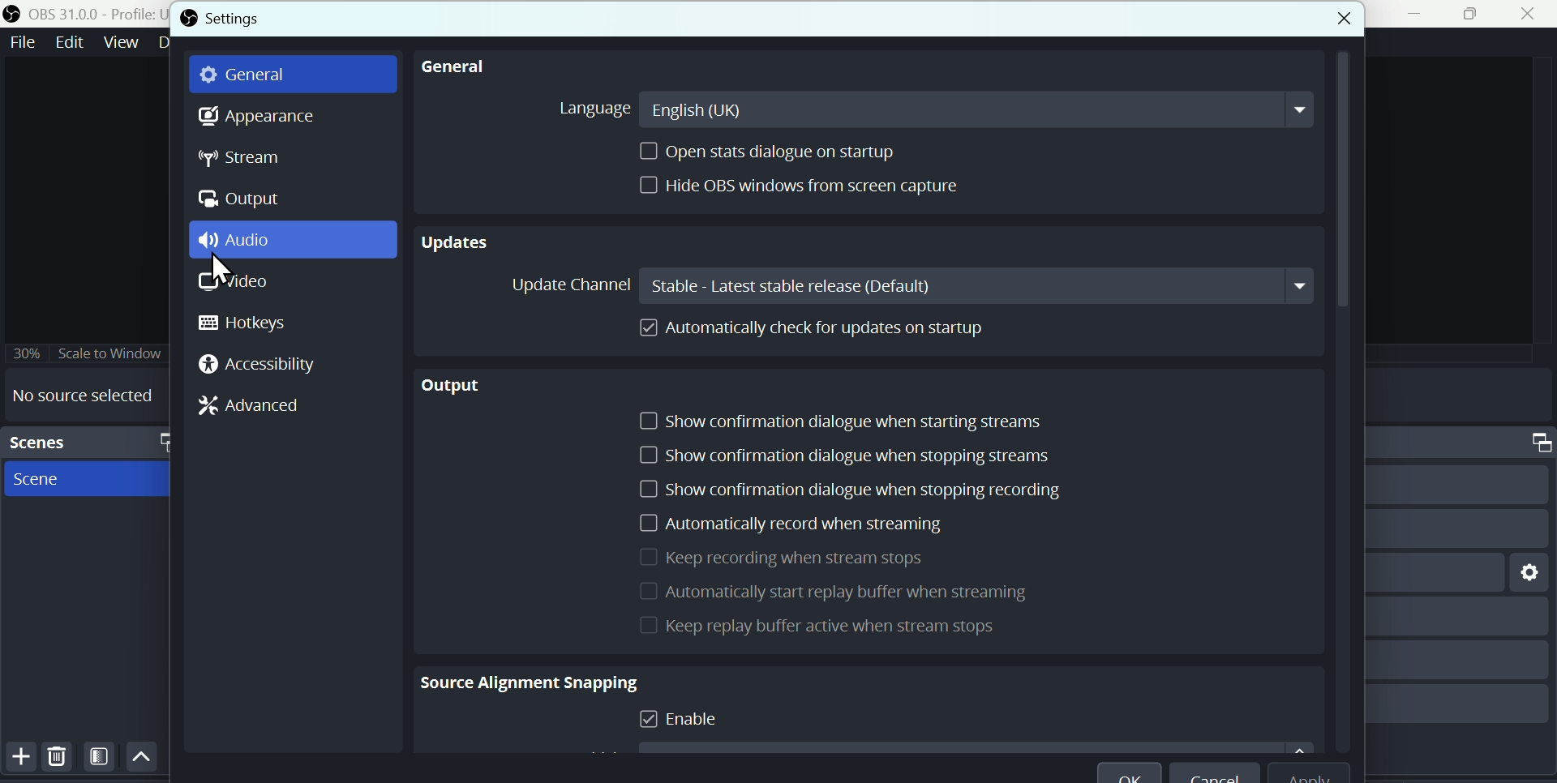  I want to click on keep Replay buffer actor when stream stops, so click(840, 626).